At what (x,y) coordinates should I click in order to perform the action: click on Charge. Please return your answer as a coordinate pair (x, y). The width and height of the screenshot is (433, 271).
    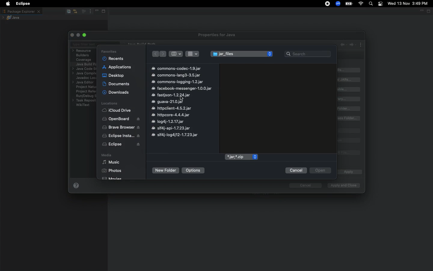
    Looking at the image, I should click on (349, 4).